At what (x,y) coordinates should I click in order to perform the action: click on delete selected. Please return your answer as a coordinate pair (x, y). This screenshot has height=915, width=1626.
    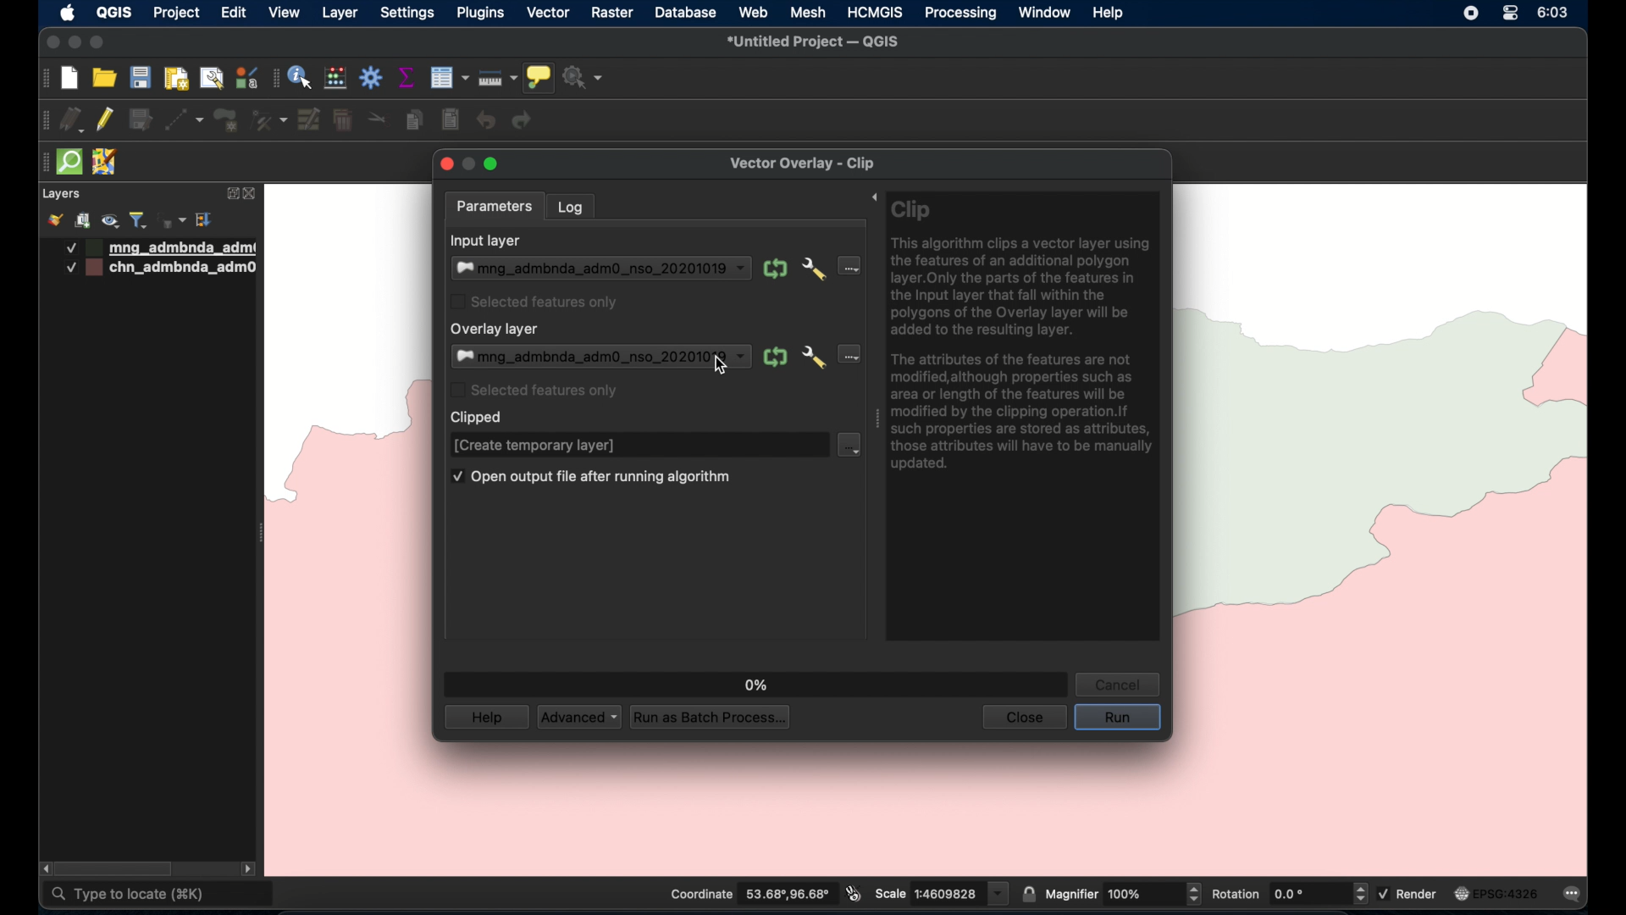
    Looking at the image, I should click on (343, 121).